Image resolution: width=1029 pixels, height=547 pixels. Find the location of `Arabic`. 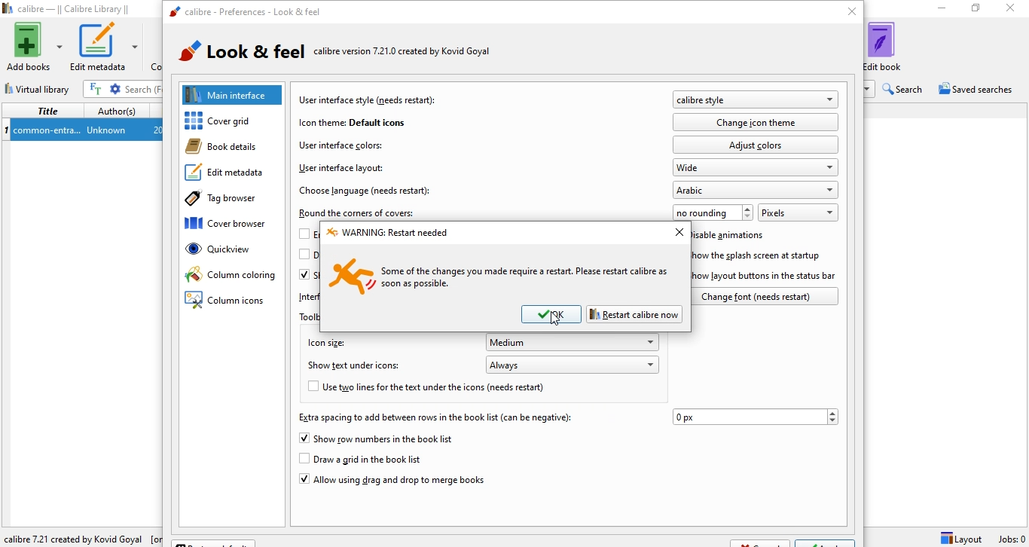

Arabic is located at coordinates (757, 190).